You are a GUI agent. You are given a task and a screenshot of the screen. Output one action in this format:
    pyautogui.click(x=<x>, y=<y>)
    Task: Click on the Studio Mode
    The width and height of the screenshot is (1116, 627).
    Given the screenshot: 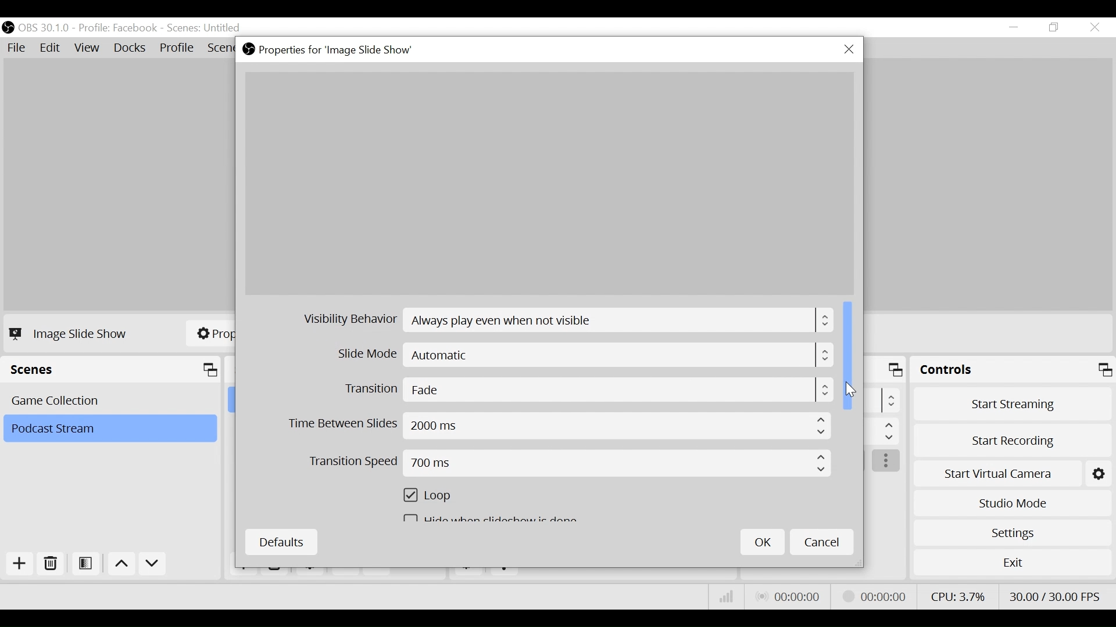 What is the action you would take?
    pyautogui.click(x=1013, y=502)
    